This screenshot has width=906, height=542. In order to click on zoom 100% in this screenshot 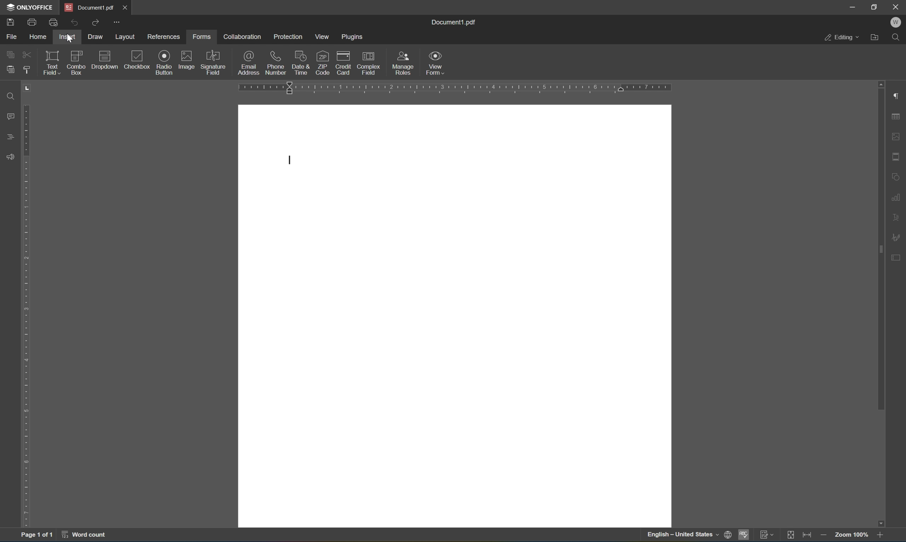, I will do `click(852, 536)`.